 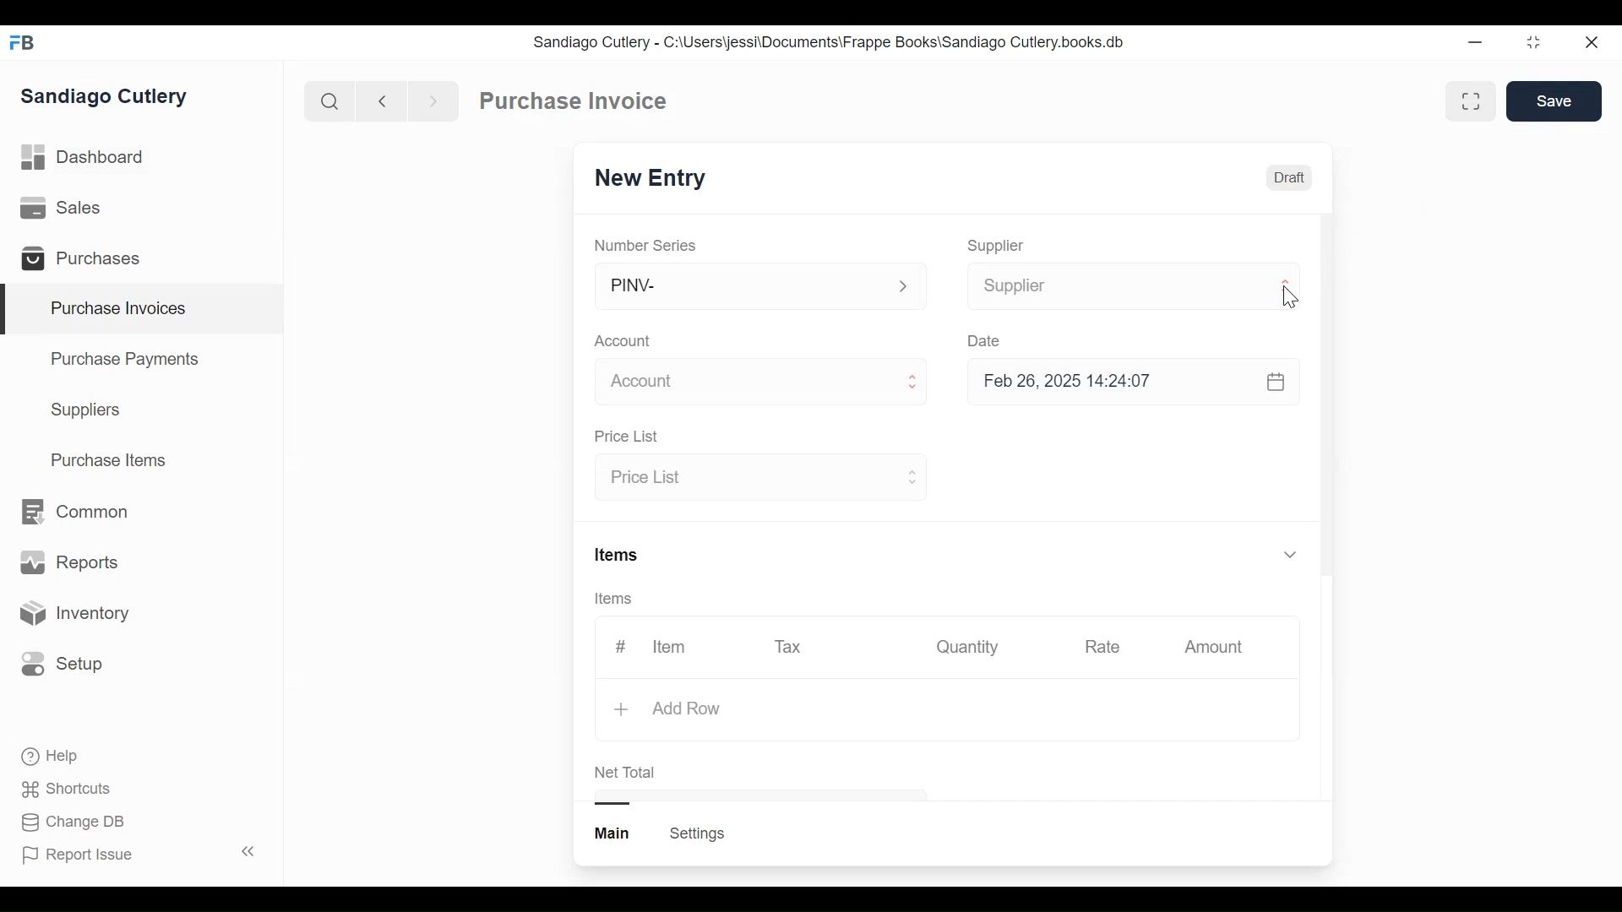 I want to click on Report Issue, so click(x=138, y=854).